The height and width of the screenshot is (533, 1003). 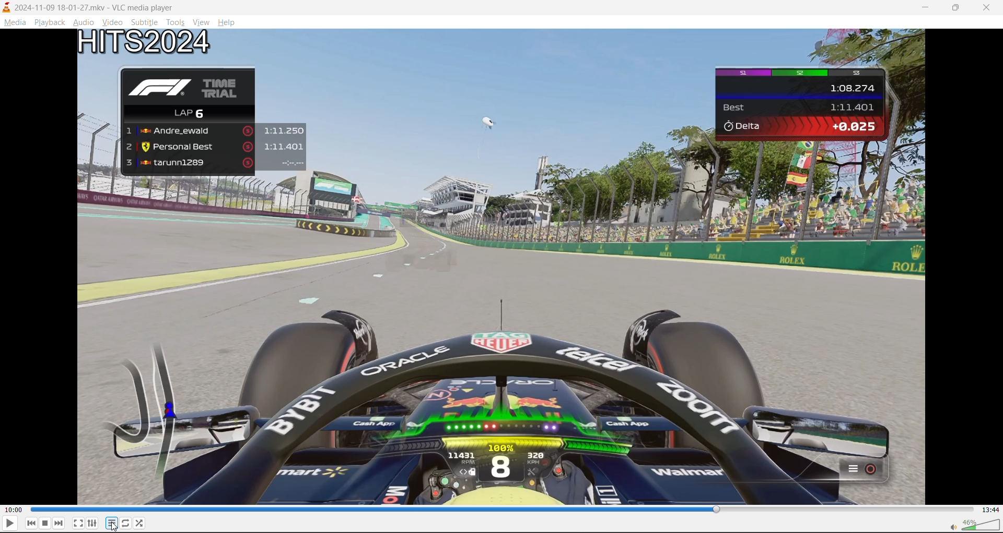 What do you see at coordinates (110, 523) in the screenshot?
I see `playlist` at bounding box center [110, 523].